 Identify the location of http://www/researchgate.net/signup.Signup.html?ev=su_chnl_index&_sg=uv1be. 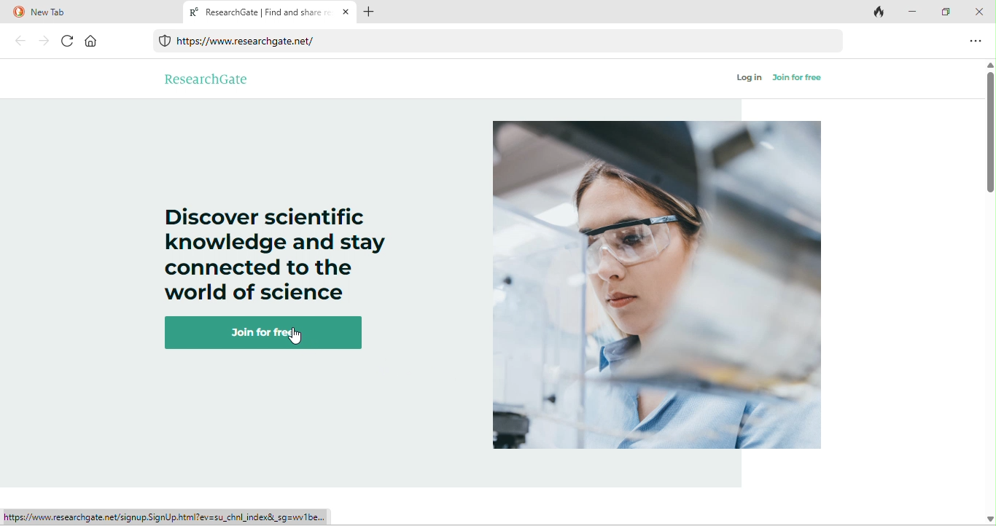
(166, 517).